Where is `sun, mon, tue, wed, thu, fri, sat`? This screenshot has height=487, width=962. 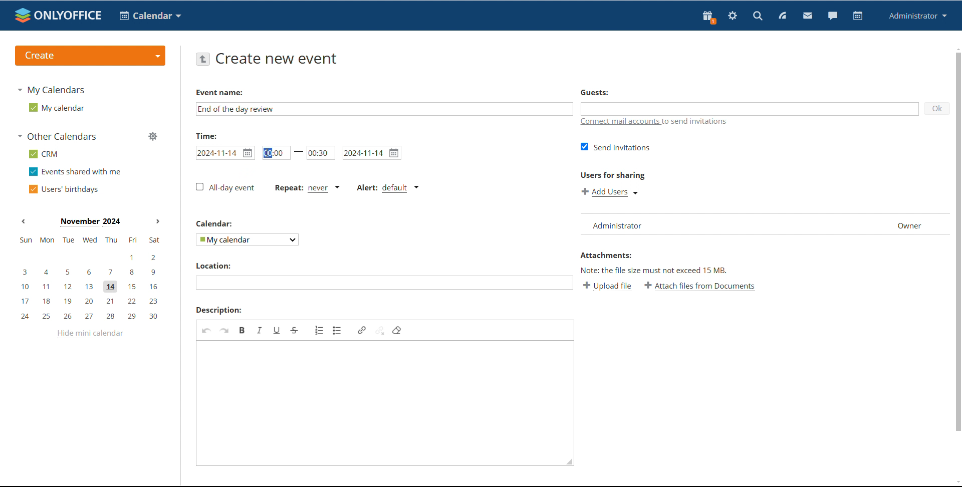
sun, mon, tue, wed, thu, fri, sat is located at coordinates (89, 240).